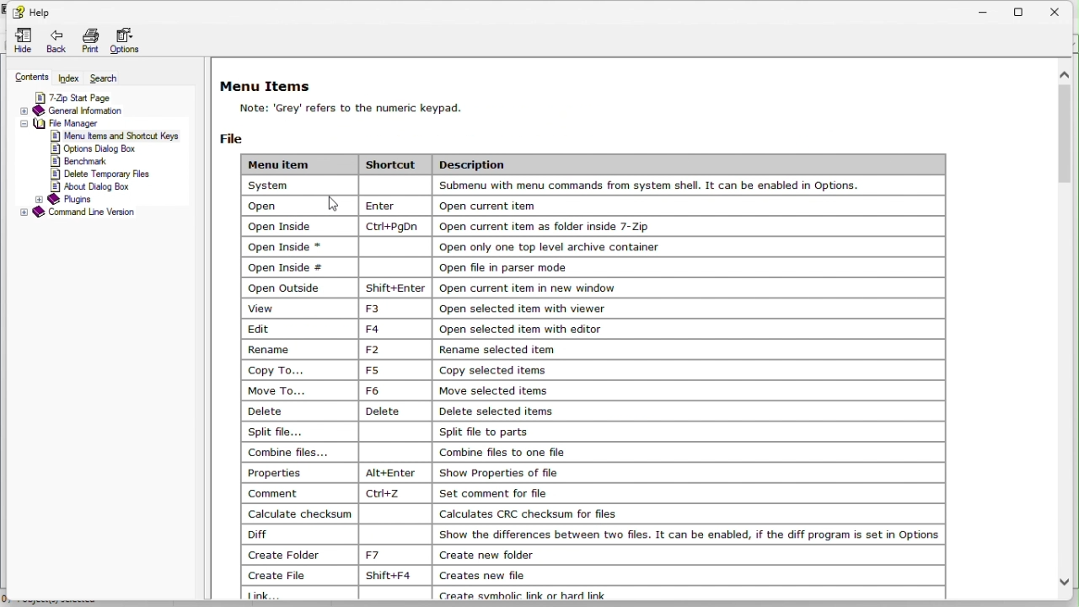  I want to click on Close, so click(1060, 10).